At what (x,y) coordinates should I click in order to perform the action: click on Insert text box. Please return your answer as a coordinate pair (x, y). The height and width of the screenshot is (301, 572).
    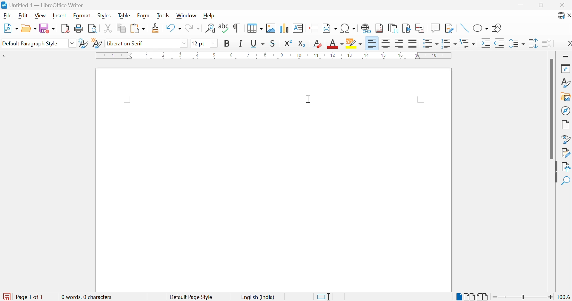
    Looking at the image, I should click on (298, 28).